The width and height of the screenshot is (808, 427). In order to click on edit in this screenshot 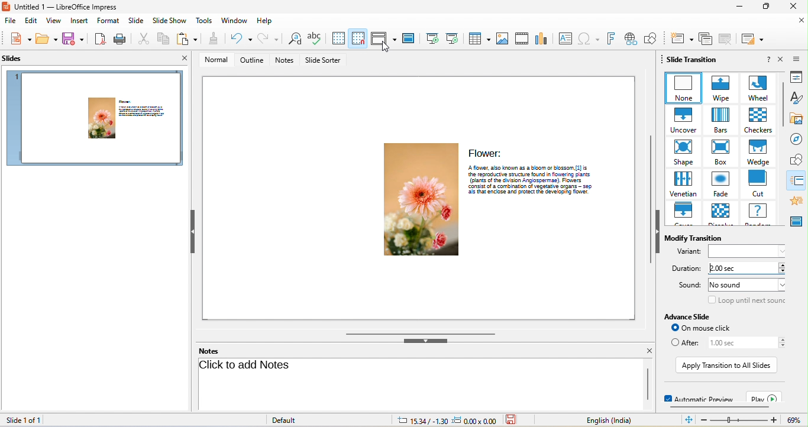, I will do `click(31, 21)`.